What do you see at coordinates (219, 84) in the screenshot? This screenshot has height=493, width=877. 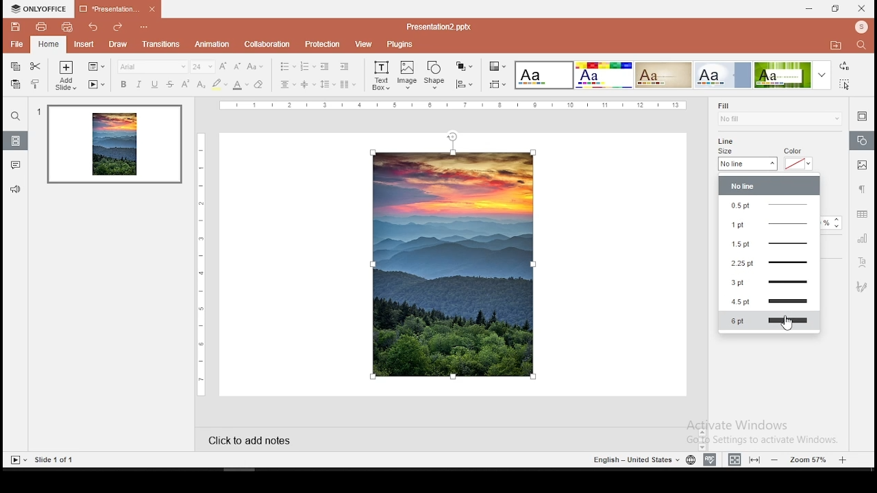 I see `highlight` at bounding box center [219, 84].